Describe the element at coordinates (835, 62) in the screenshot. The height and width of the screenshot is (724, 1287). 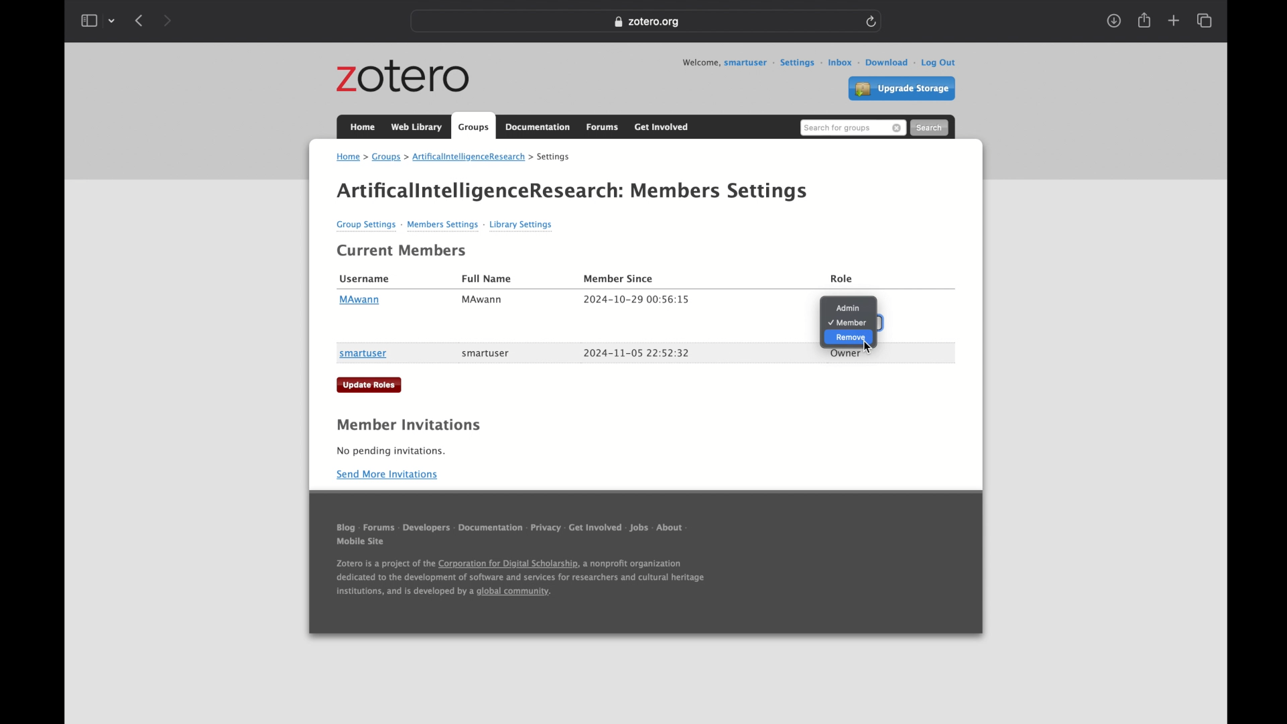
I see `inbox` at that location.